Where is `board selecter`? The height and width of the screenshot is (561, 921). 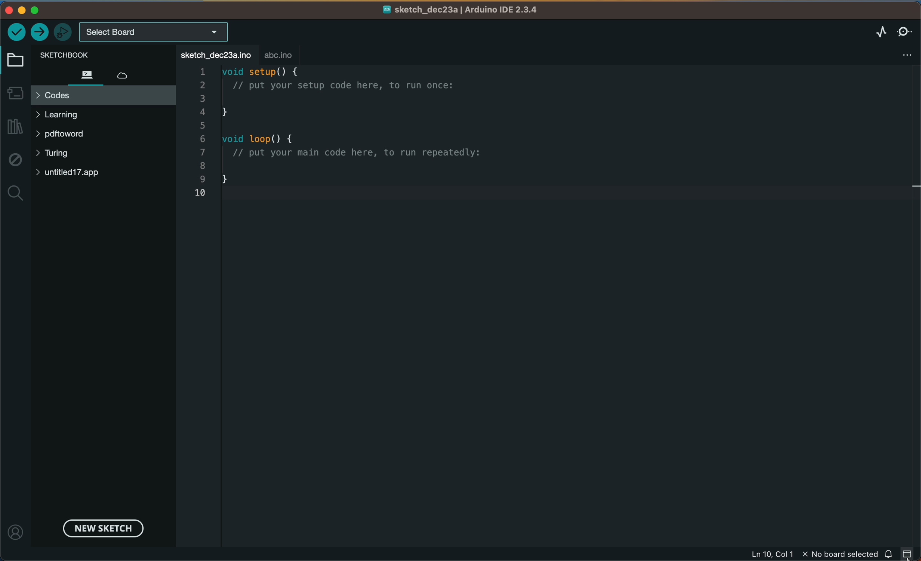 board selecter is located at coordinates (154, 33).